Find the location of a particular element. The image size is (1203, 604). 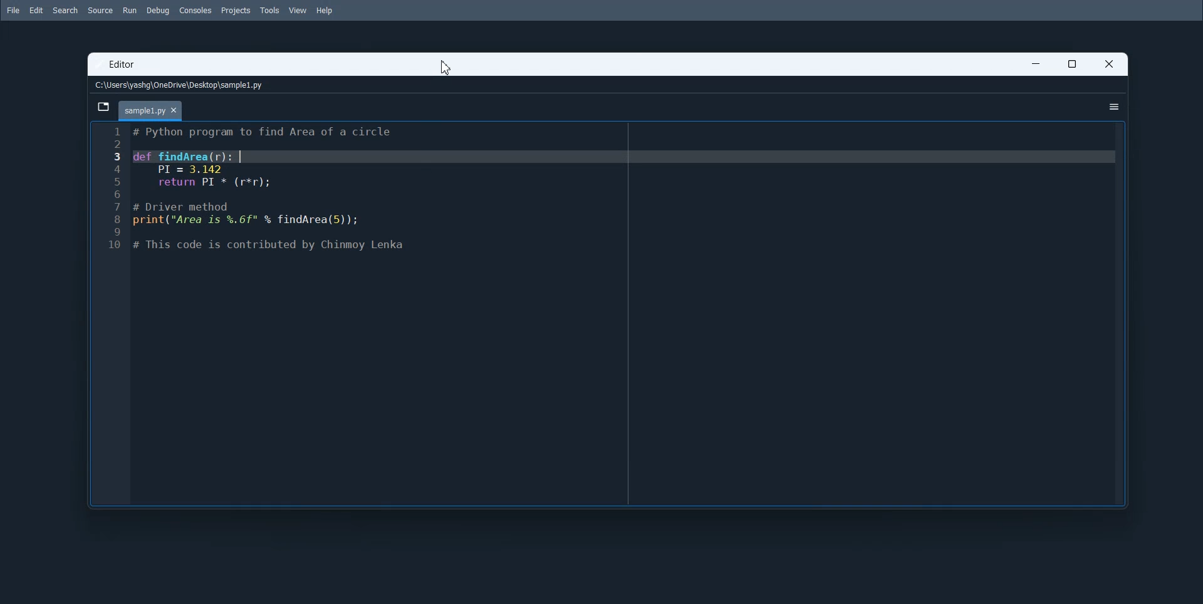

Close is located at coordinates (1108, 64).